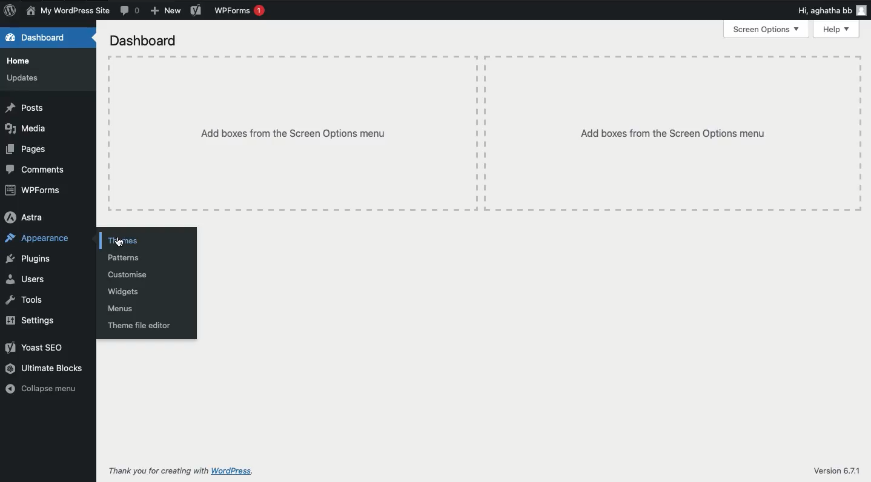 The width and height of the screenshot is (871, 482). Describe the element at coordinates (125, 258) in the screenshot. I see `Patterns` at that location.